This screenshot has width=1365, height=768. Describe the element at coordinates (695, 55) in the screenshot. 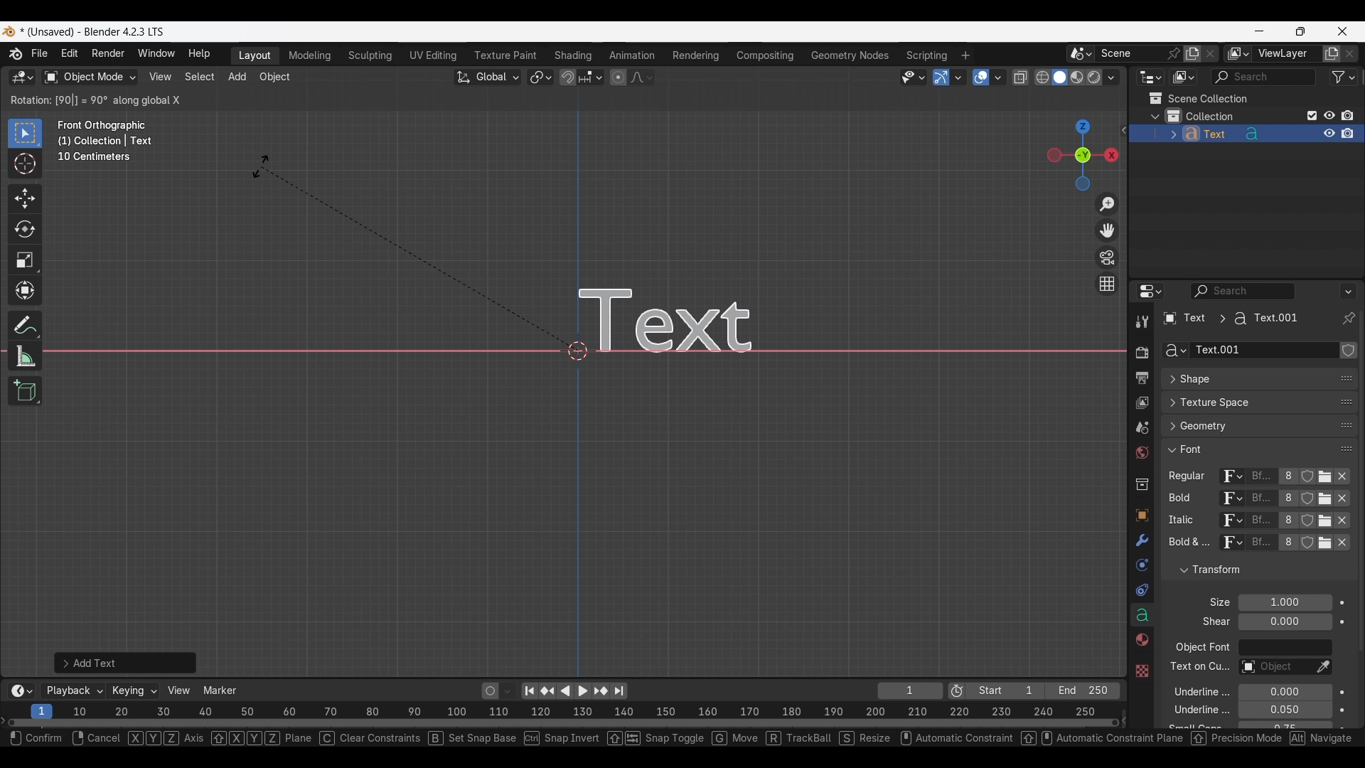

I see `Rendering workspace` at that location.